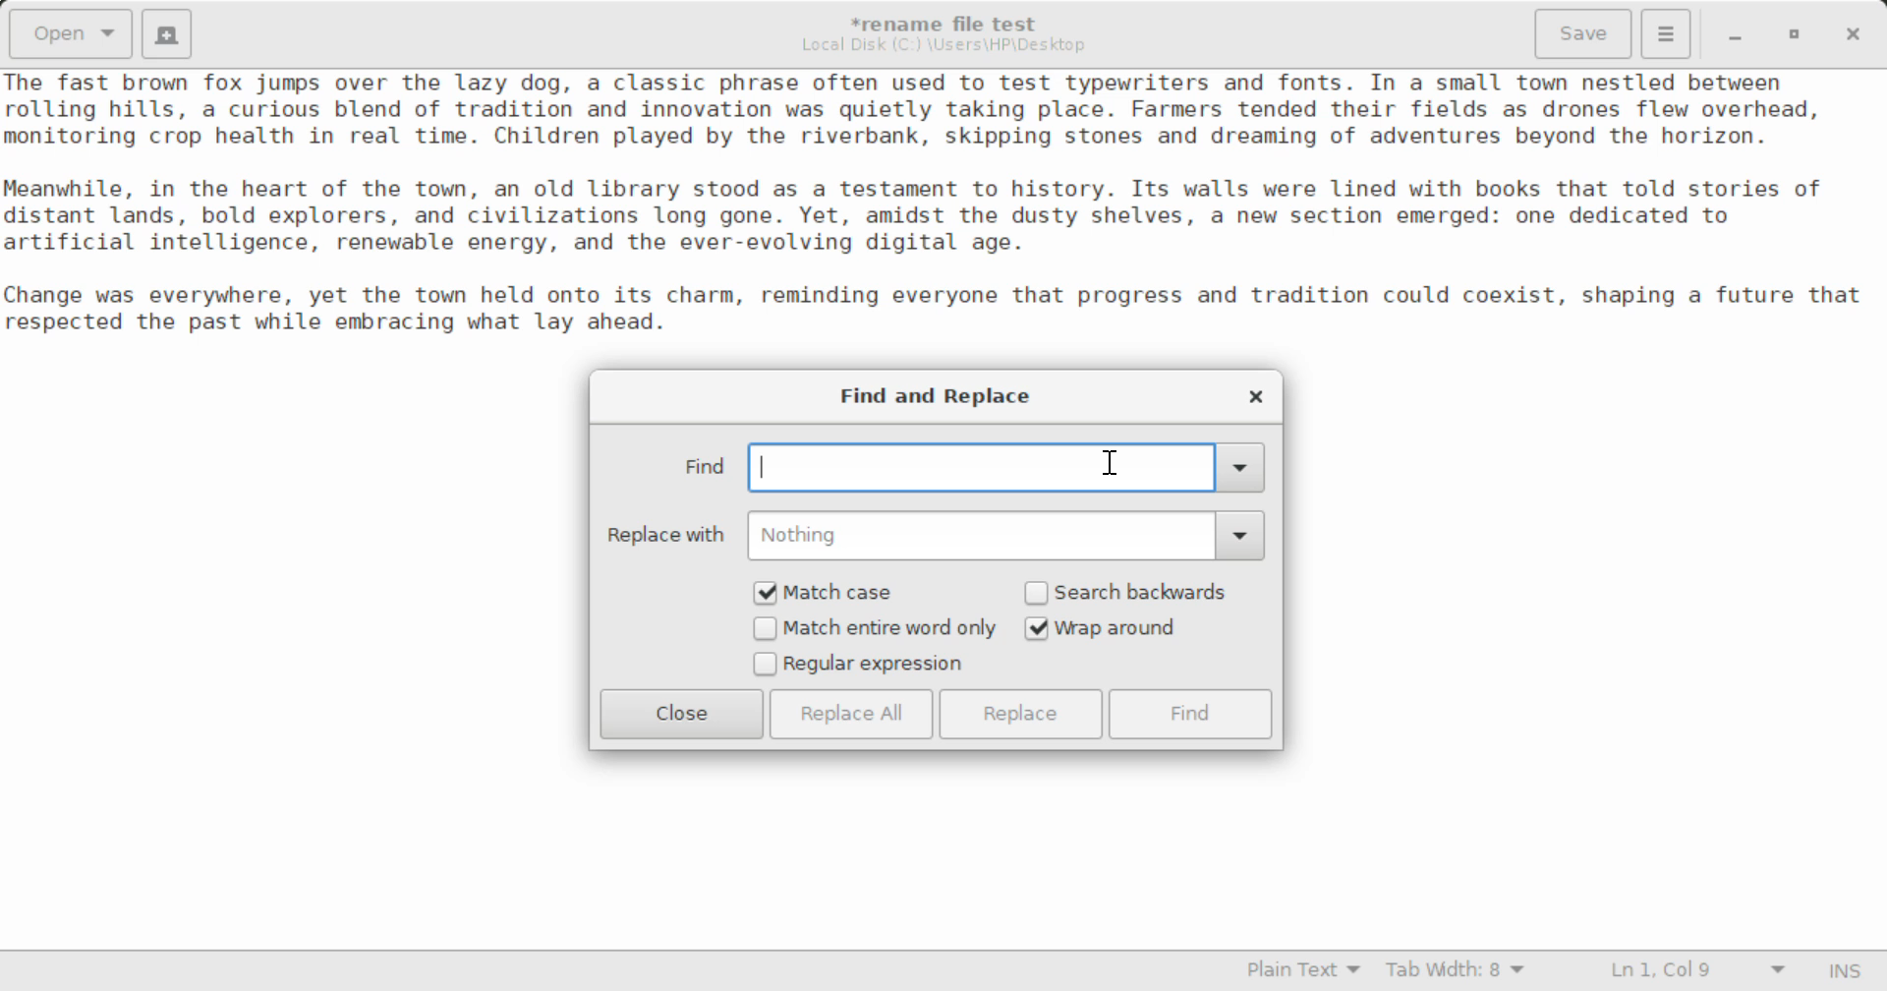 This screenshot has width=1887, height=991. I want to click on Search backwards, so click(1132, 592).